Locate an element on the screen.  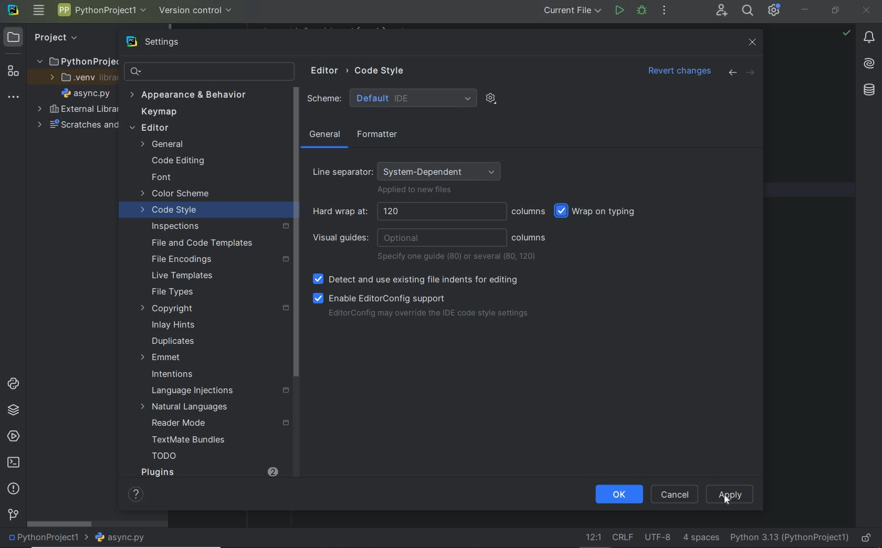
settings is located at coordinates (166, 42).